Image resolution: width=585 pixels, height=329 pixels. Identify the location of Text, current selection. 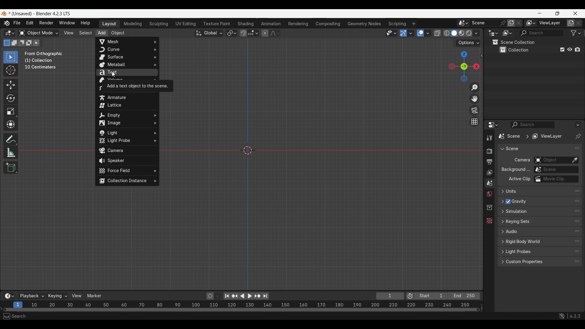
(127, 72).